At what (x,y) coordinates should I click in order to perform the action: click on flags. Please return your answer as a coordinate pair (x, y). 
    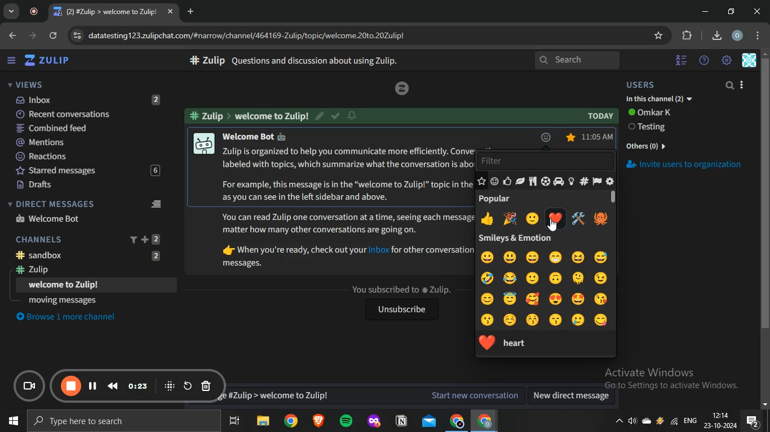
    Looking at the image, I should click on (595, 182).